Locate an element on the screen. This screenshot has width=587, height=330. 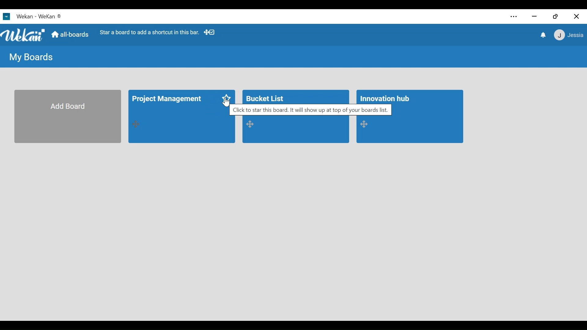
Wekan is located at coordinates (50, 16).